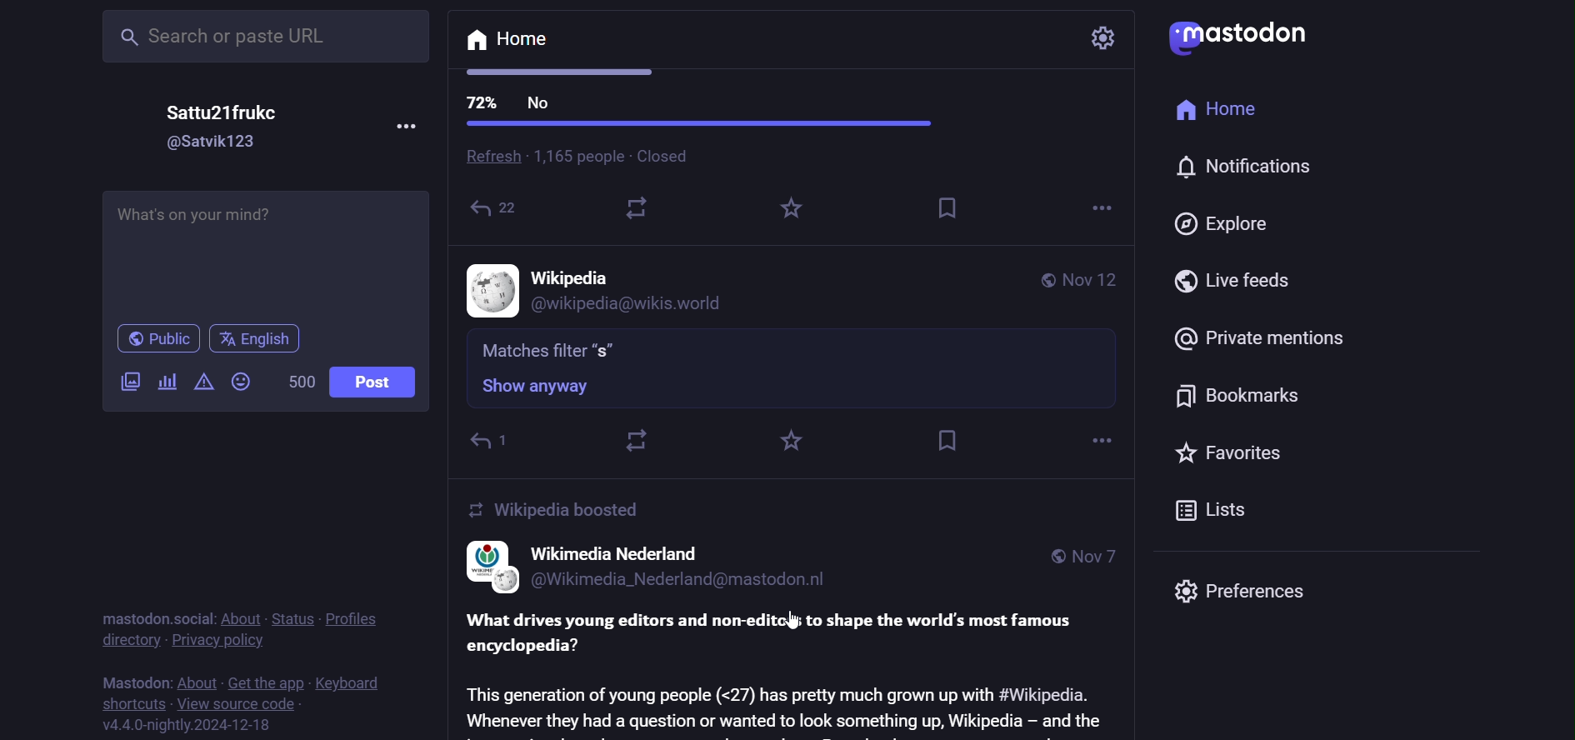  I want to click on home, so click(1232, 112).